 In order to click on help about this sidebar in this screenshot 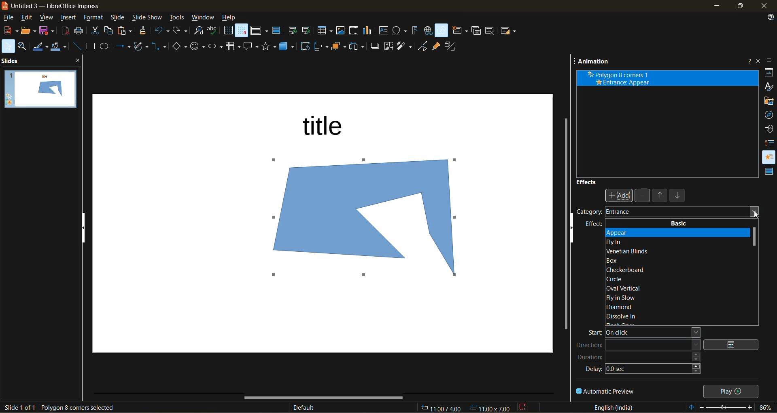, I will do `click(747, 60)`.